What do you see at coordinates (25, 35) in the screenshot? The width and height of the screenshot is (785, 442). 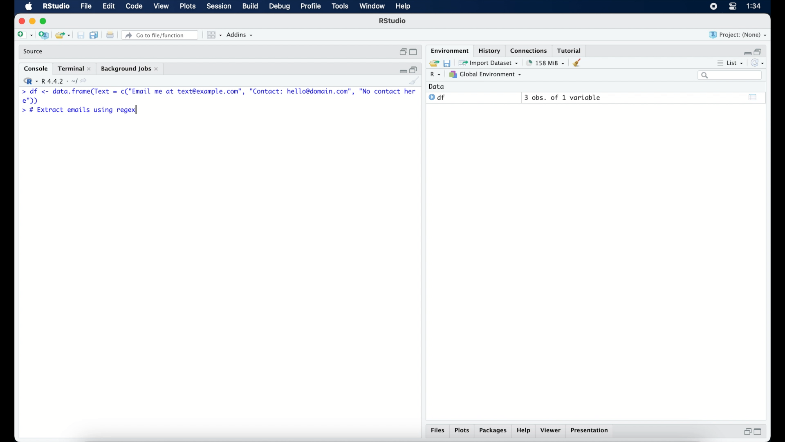 I see `create new file` at bounding box center [25, 35].